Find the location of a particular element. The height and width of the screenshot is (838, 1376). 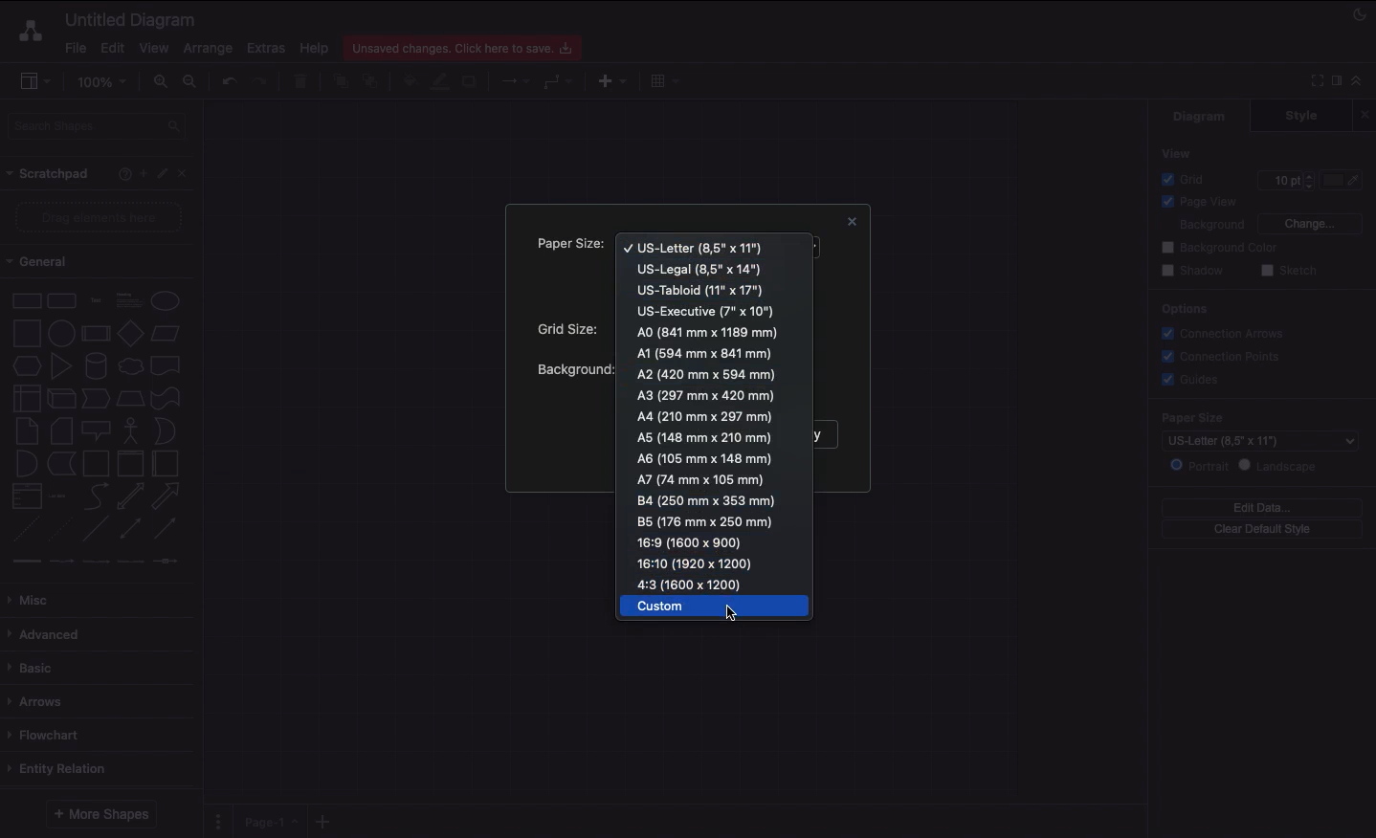

Redo is located at coordinates (259, 82).